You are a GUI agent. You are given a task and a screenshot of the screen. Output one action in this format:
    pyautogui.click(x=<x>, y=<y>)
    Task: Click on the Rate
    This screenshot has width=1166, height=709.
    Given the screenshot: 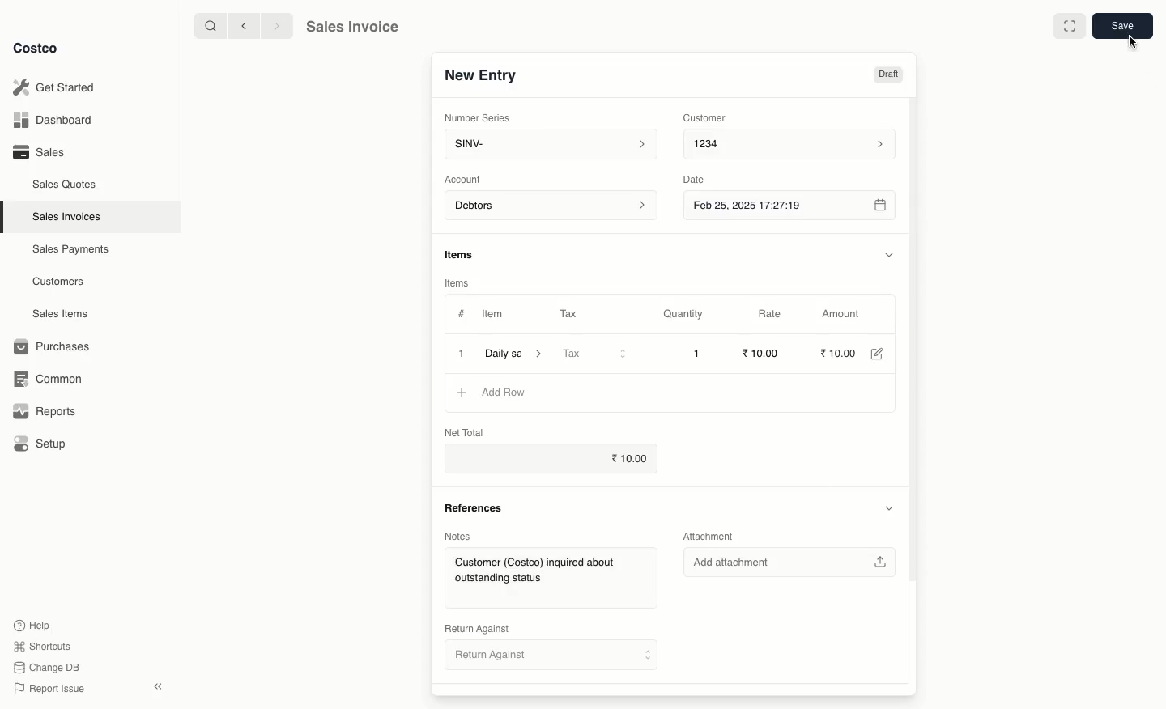 What is the action you would take?
    pyautogui.click(x=780, y=313)
    